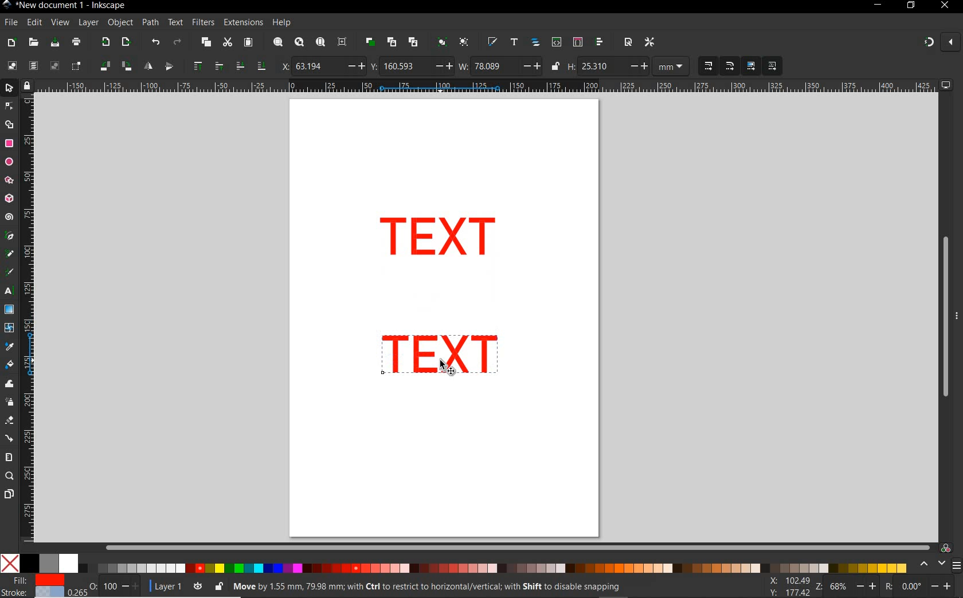  What do you see at coordinates (321, 65) in the screenshot?
I see `horizontal coordinate of selection` at bounding box center [321, 65].